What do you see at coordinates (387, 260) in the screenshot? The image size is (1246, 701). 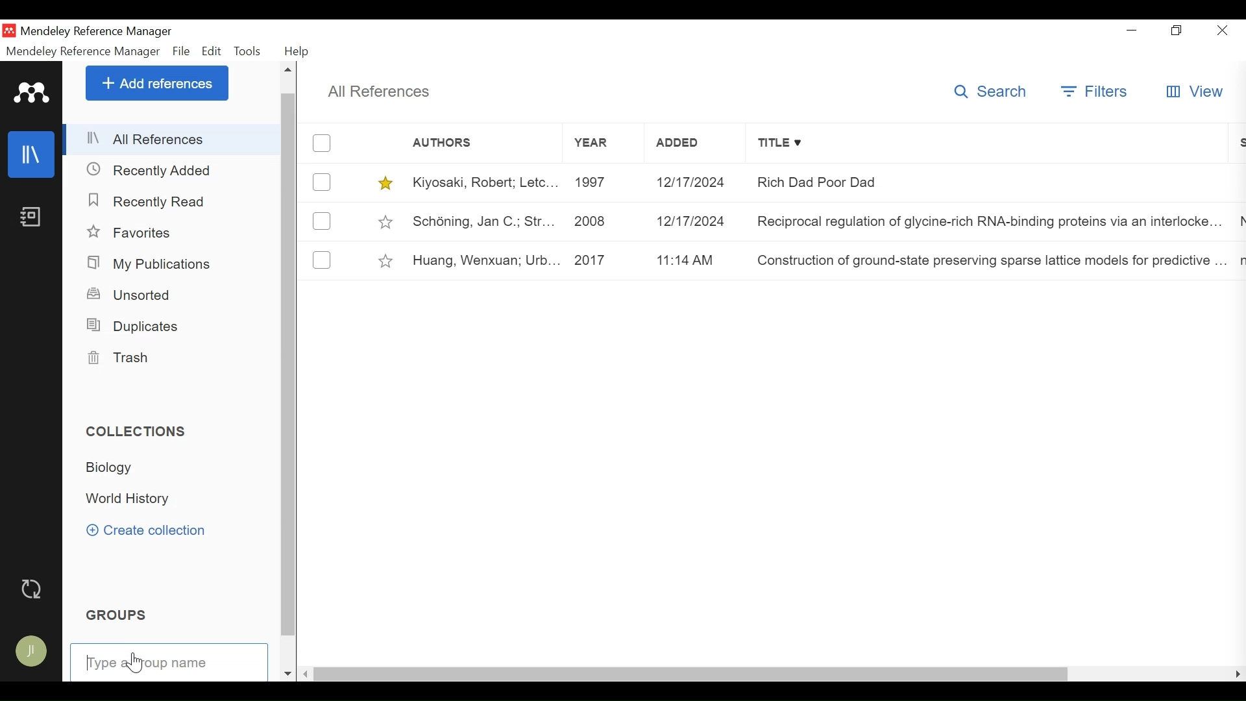 I see `toggle Favorites` at bounding box center [387, 260].